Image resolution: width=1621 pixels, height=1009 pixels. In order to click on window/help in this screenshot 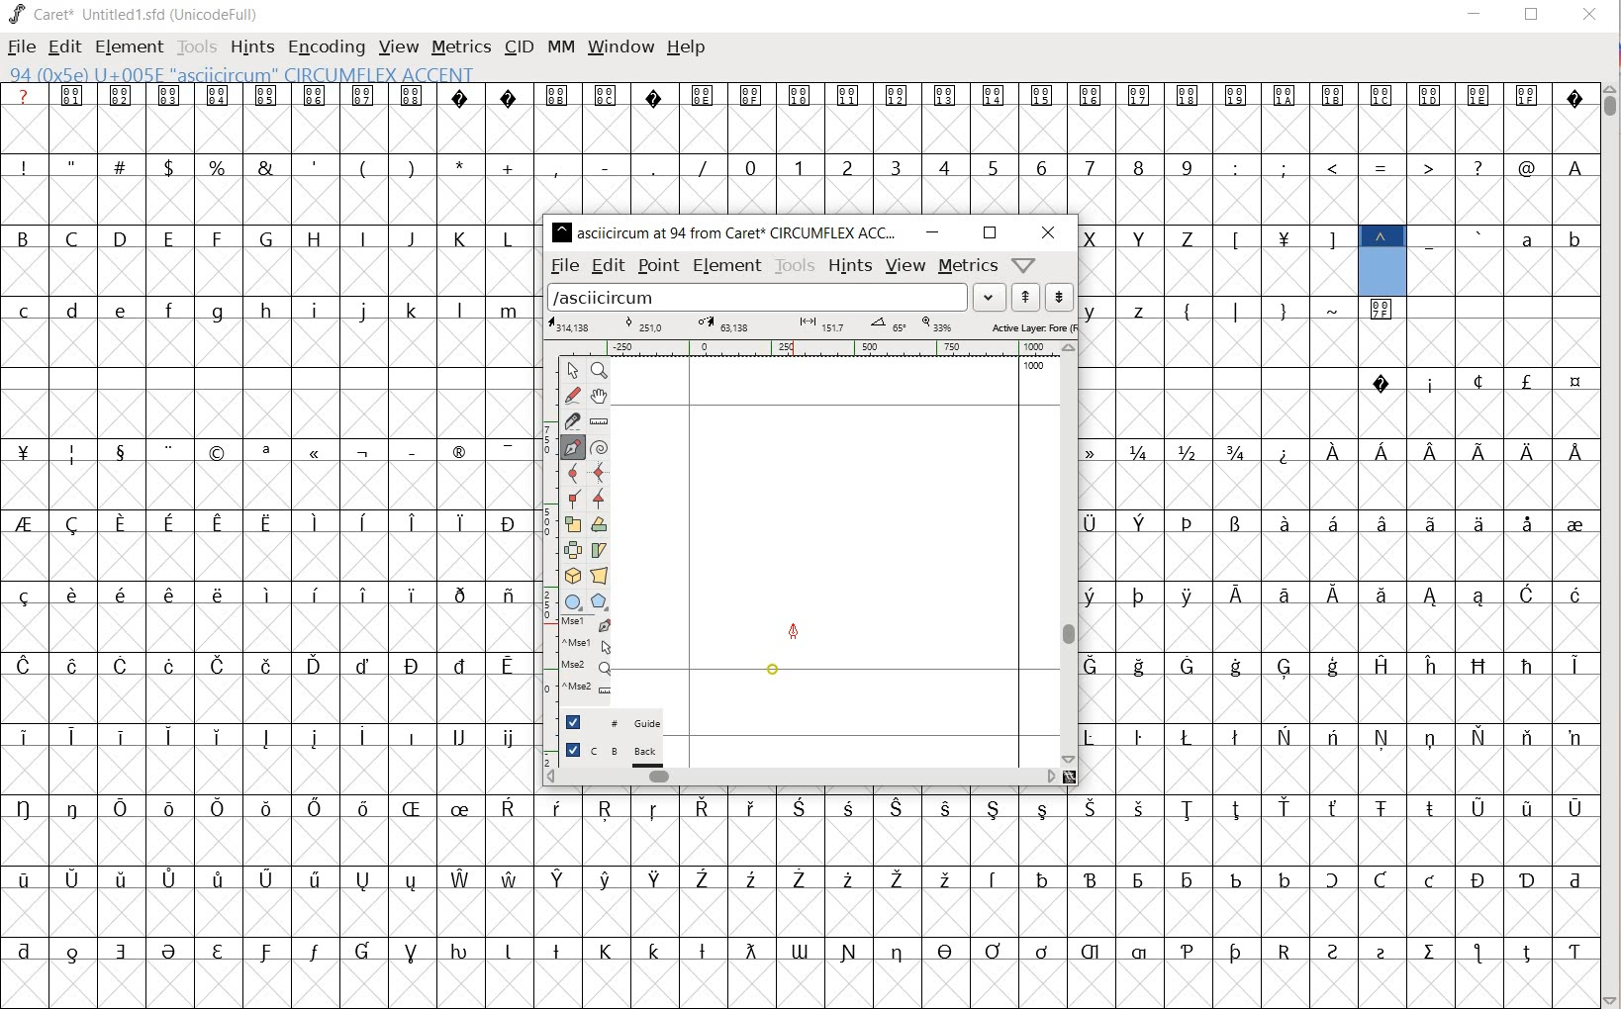, I will do `click(1021, 264)`.